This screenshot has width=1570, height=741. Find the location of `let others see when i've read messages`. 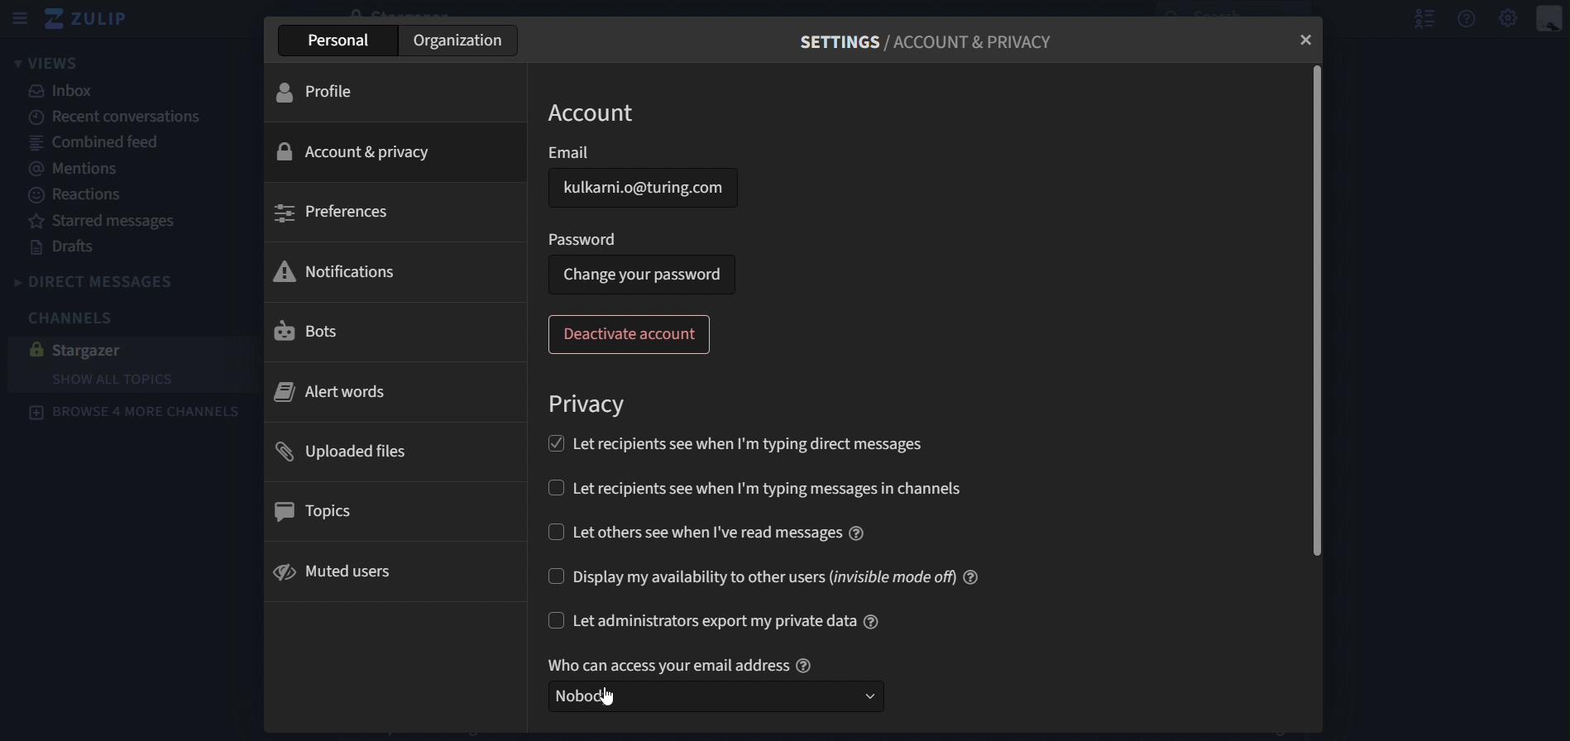

let others see when i've read messages is located at coordinates (707, 532).